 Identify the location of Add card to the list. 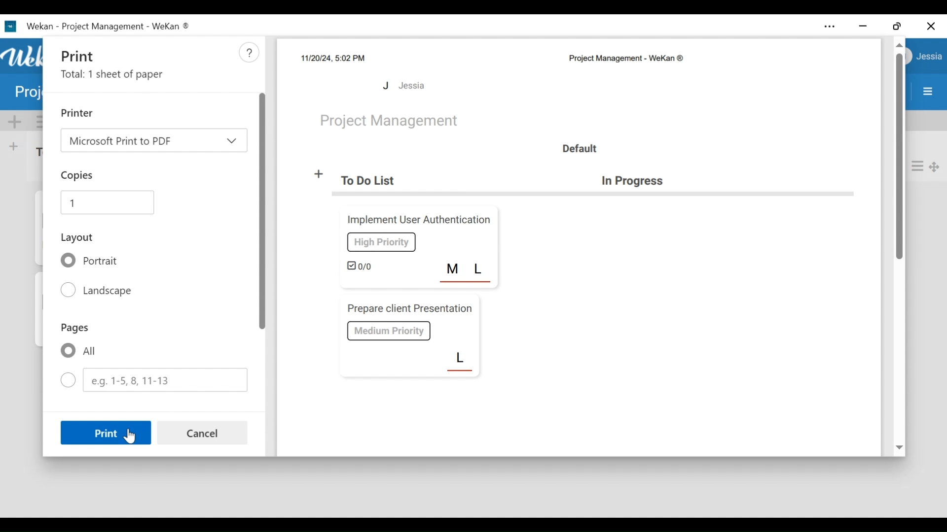
(15, 145).